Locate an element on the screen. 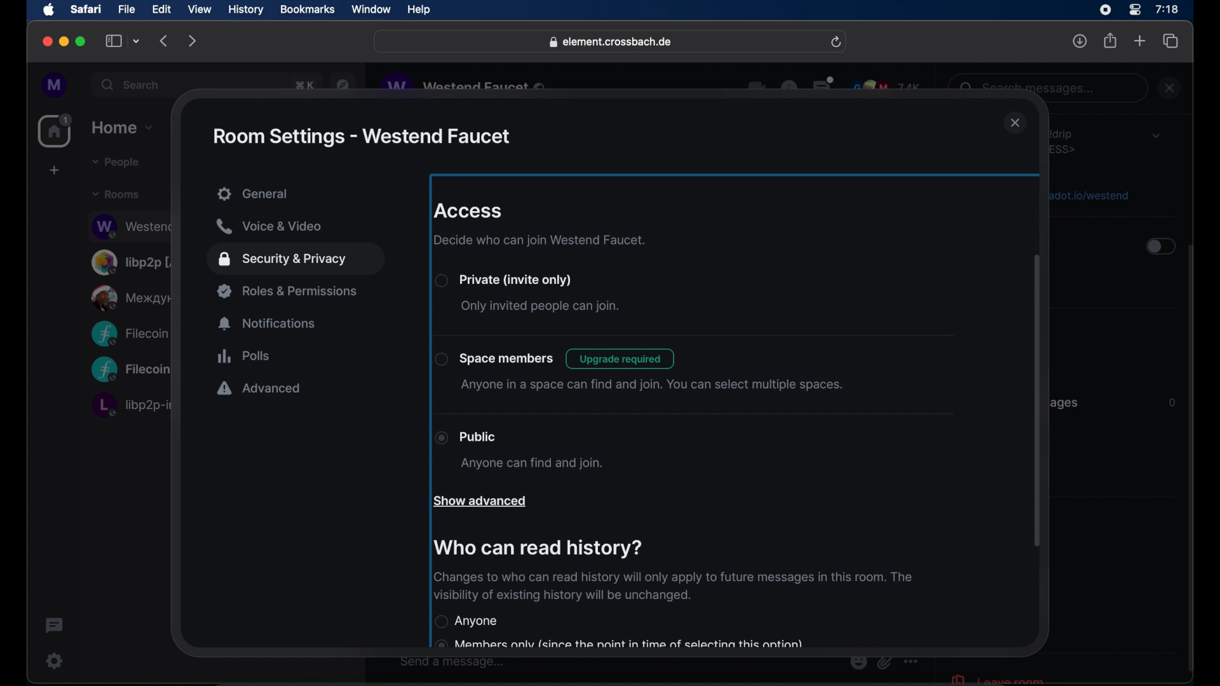 The image size is (1220, 686). scroll bar is located at coordinates (1193, 460).